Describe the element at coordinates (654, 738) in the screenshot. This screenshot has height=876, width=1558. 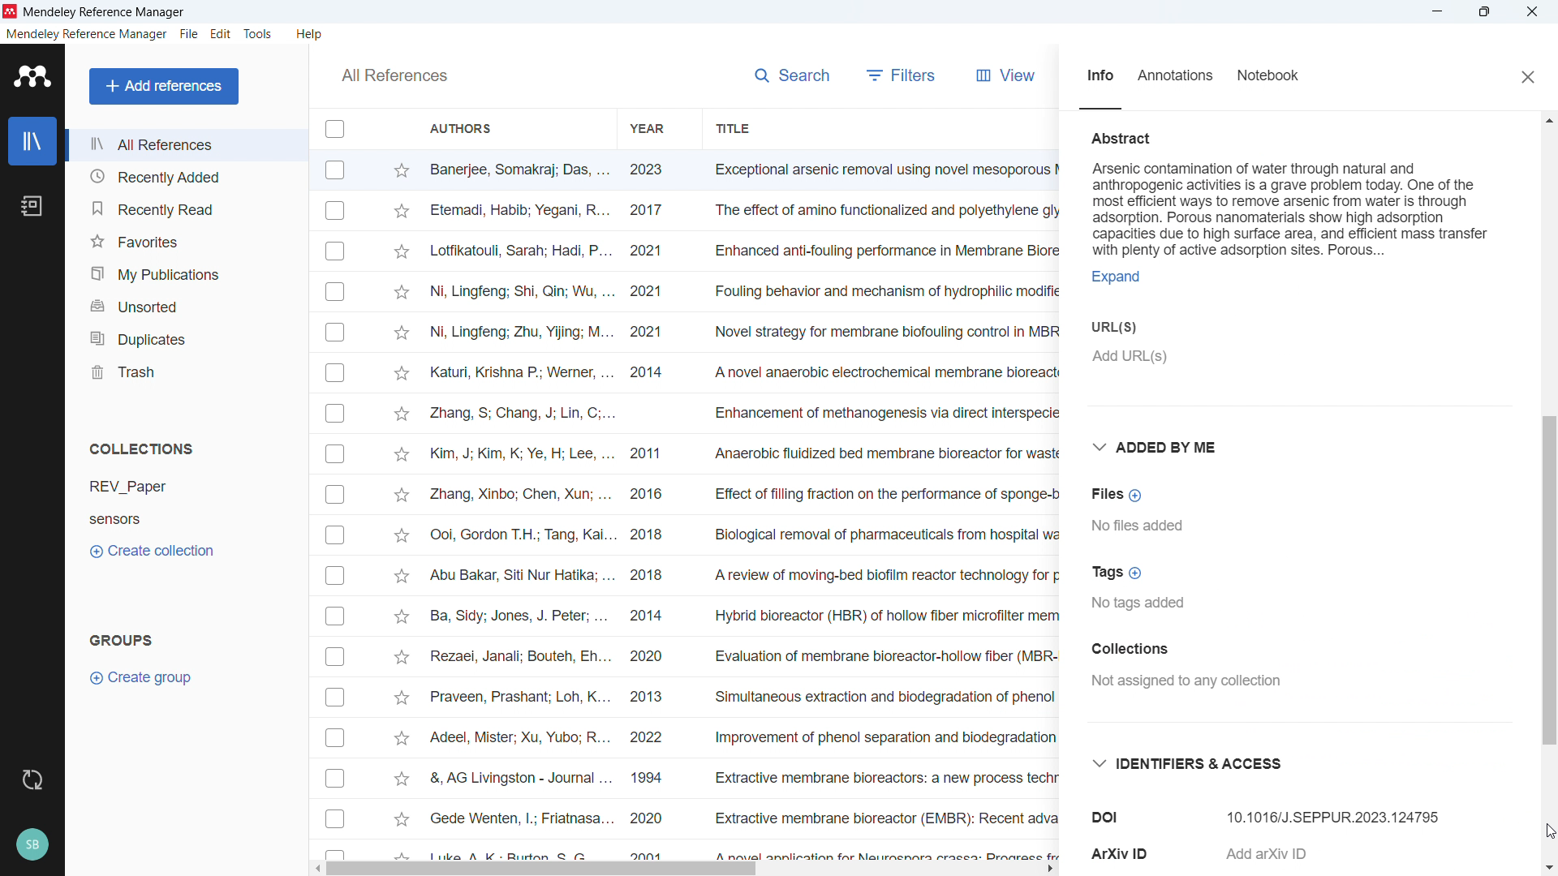
I see `2022` at that location.